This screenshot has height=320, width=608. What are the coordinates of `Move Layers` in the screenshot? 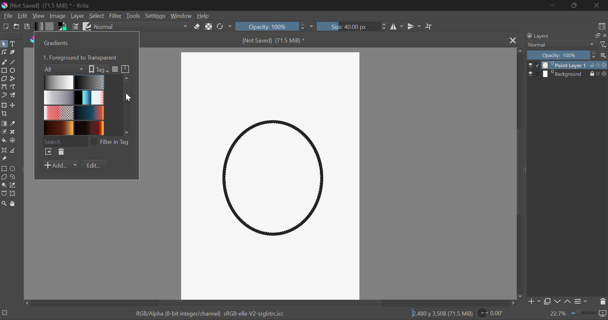 It's located at (14, 106).